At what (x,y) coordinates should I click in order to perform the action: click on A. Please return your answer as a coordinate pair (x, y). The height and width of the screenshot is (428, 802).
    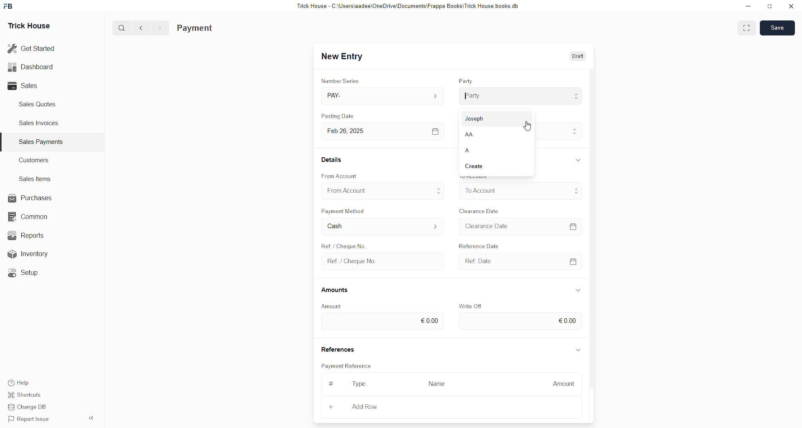
    Looking at the image, I should click on (495, 152).